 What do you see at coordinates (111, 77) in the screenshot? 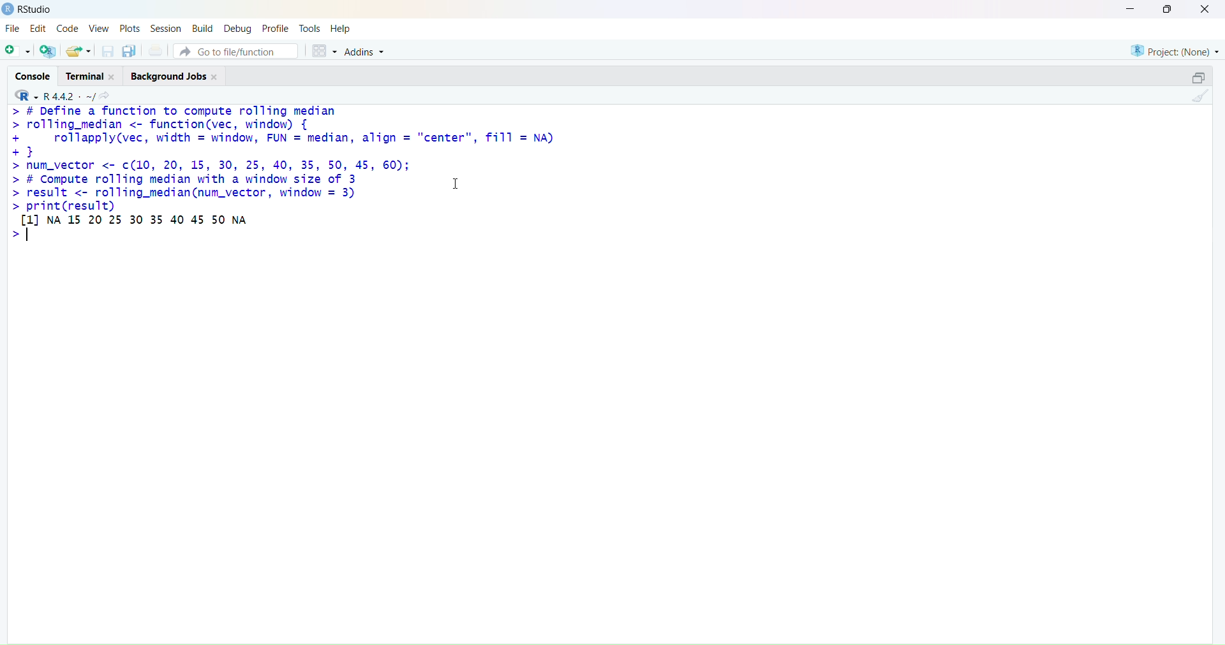
I see `close` at bounding box center [111, 77].